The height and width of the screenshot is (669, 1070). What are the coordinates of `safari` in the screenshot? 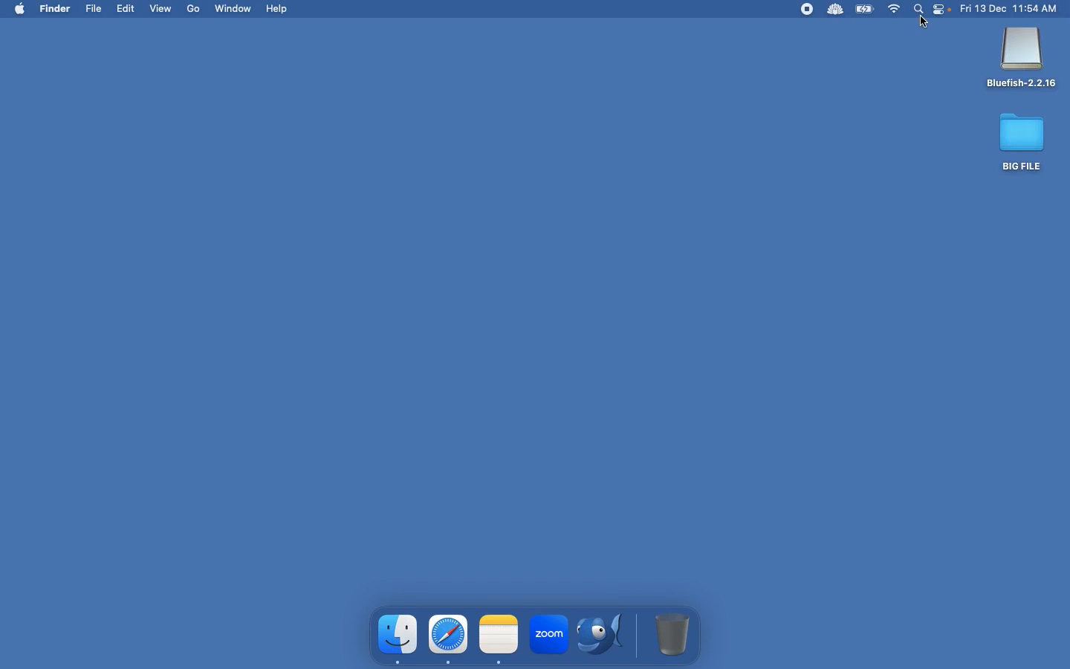 It's located at (449, 634).